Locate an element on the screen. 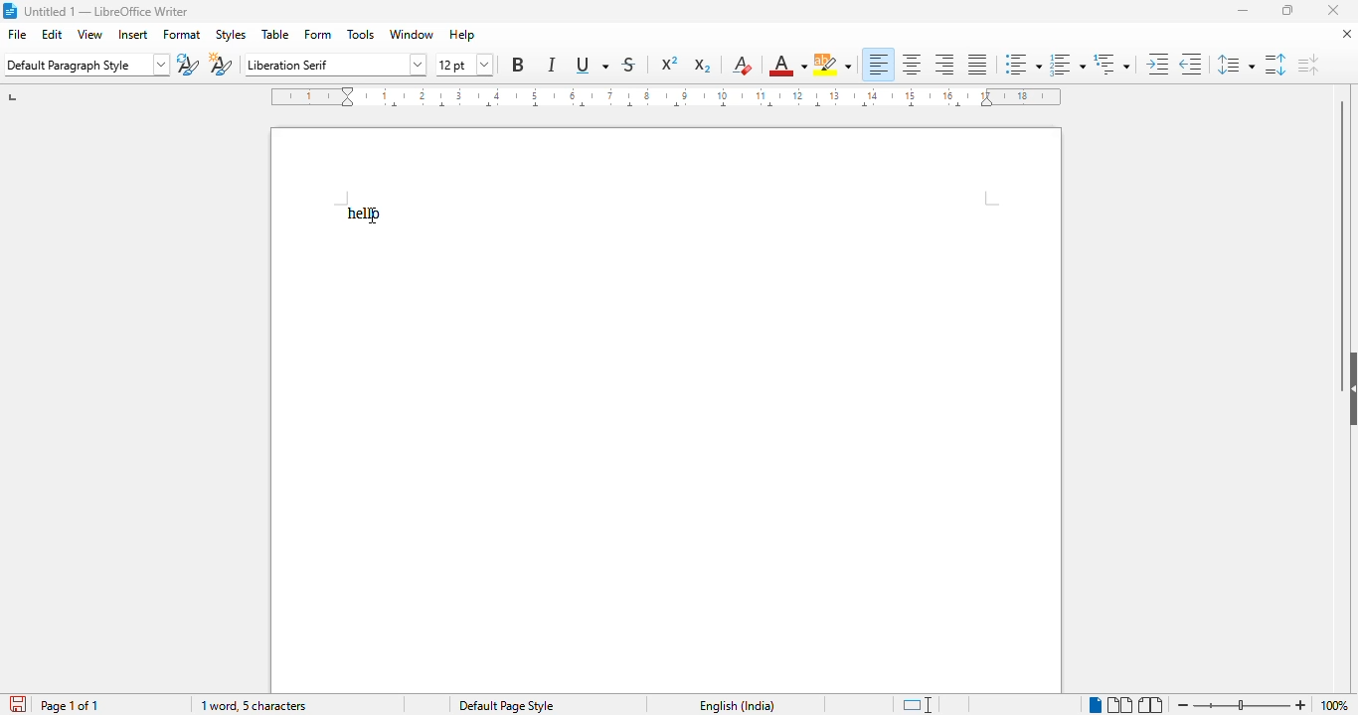 The image size is (1358, 715). close is located at coordinates (1347, 33).